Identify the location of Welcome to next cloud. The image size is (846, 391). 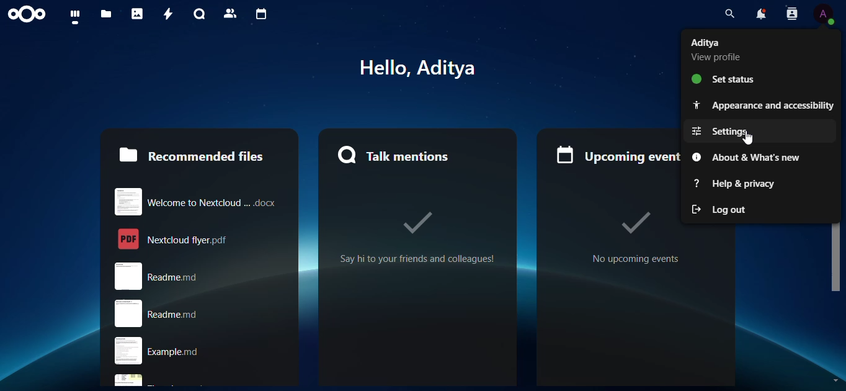
(197, 199).